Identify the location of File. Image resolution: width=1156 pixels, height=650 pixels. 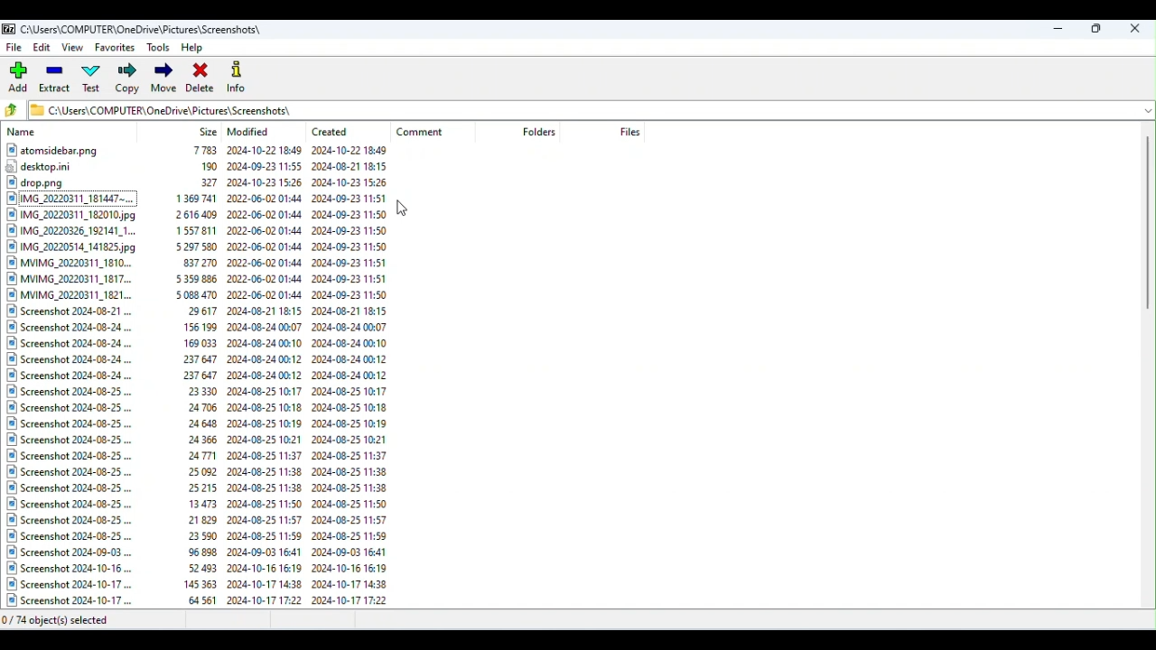
(15, 47).